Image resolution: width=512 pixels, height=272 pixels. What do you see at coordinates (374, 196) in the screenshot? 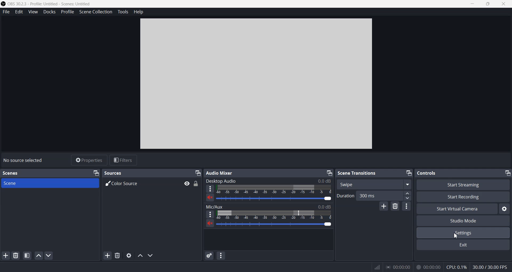
I see `Duration` at bounding box center [374, 196].